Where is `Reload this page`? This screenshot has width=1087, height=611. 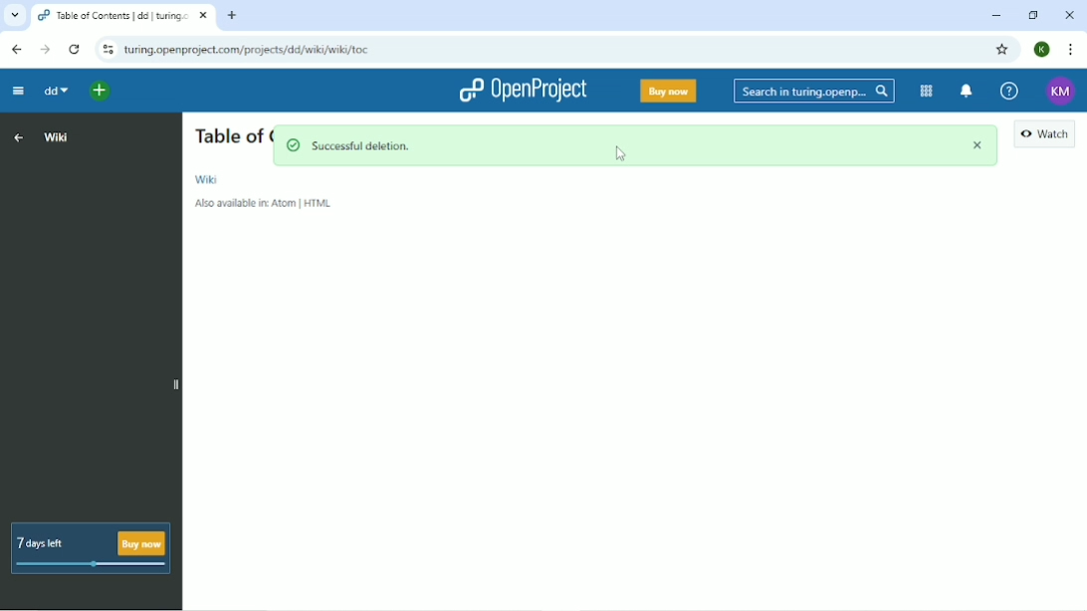
Reload this page is located at coordinates (73, 49).